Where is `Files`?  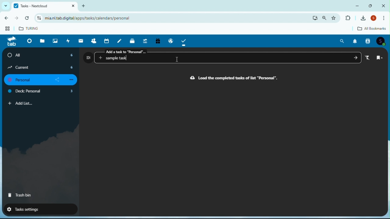
Files is located at coordinates (43, 40).